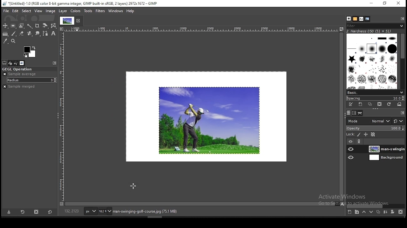 The height and width of the screenshot is (228, 407). I want to click on brushes filter, so click(375, 26).